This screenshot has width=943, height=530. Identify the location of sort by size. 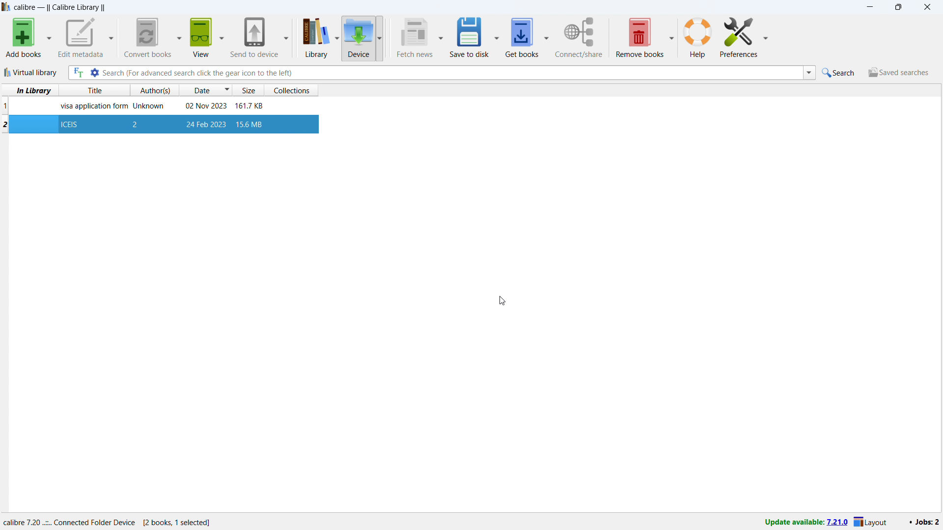
(250, 90).